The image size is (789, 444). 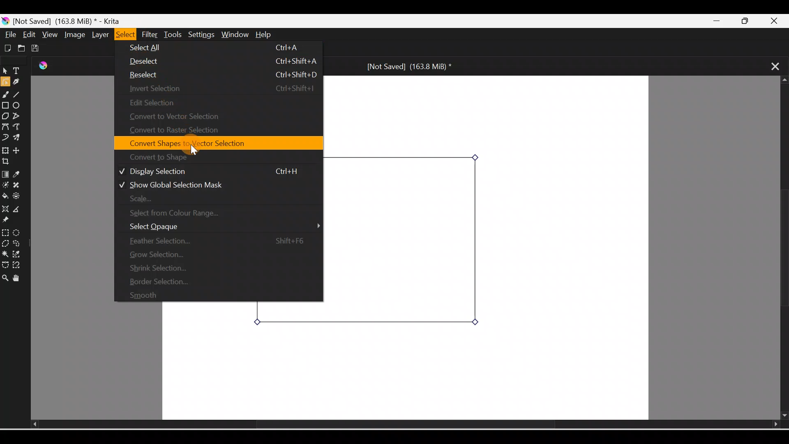 What do you see at coordinates (202, 35) in the screenshot?
I see `Settings` at bounding box center [202, 35].